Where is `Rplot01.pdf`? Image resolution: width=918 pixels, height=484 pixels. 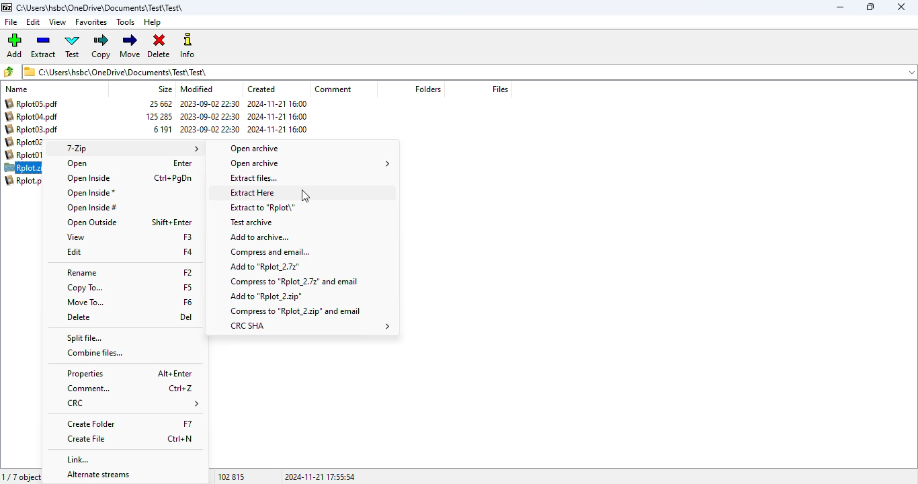
Rplot01.pdf is located at coordinates (26, 155).